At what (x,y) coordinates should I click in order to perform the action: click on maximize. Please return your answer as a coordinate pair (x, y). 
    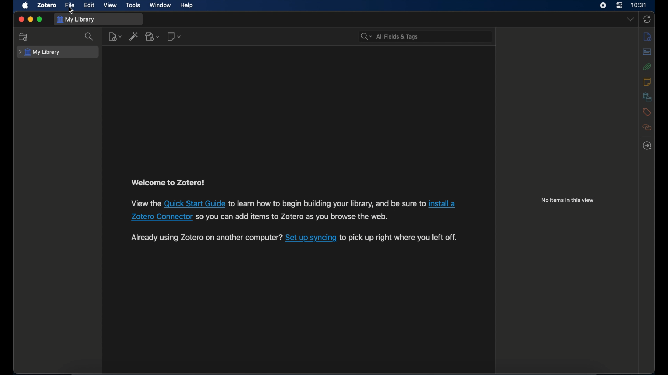
    Looking at the image, I should click on (40, 19).